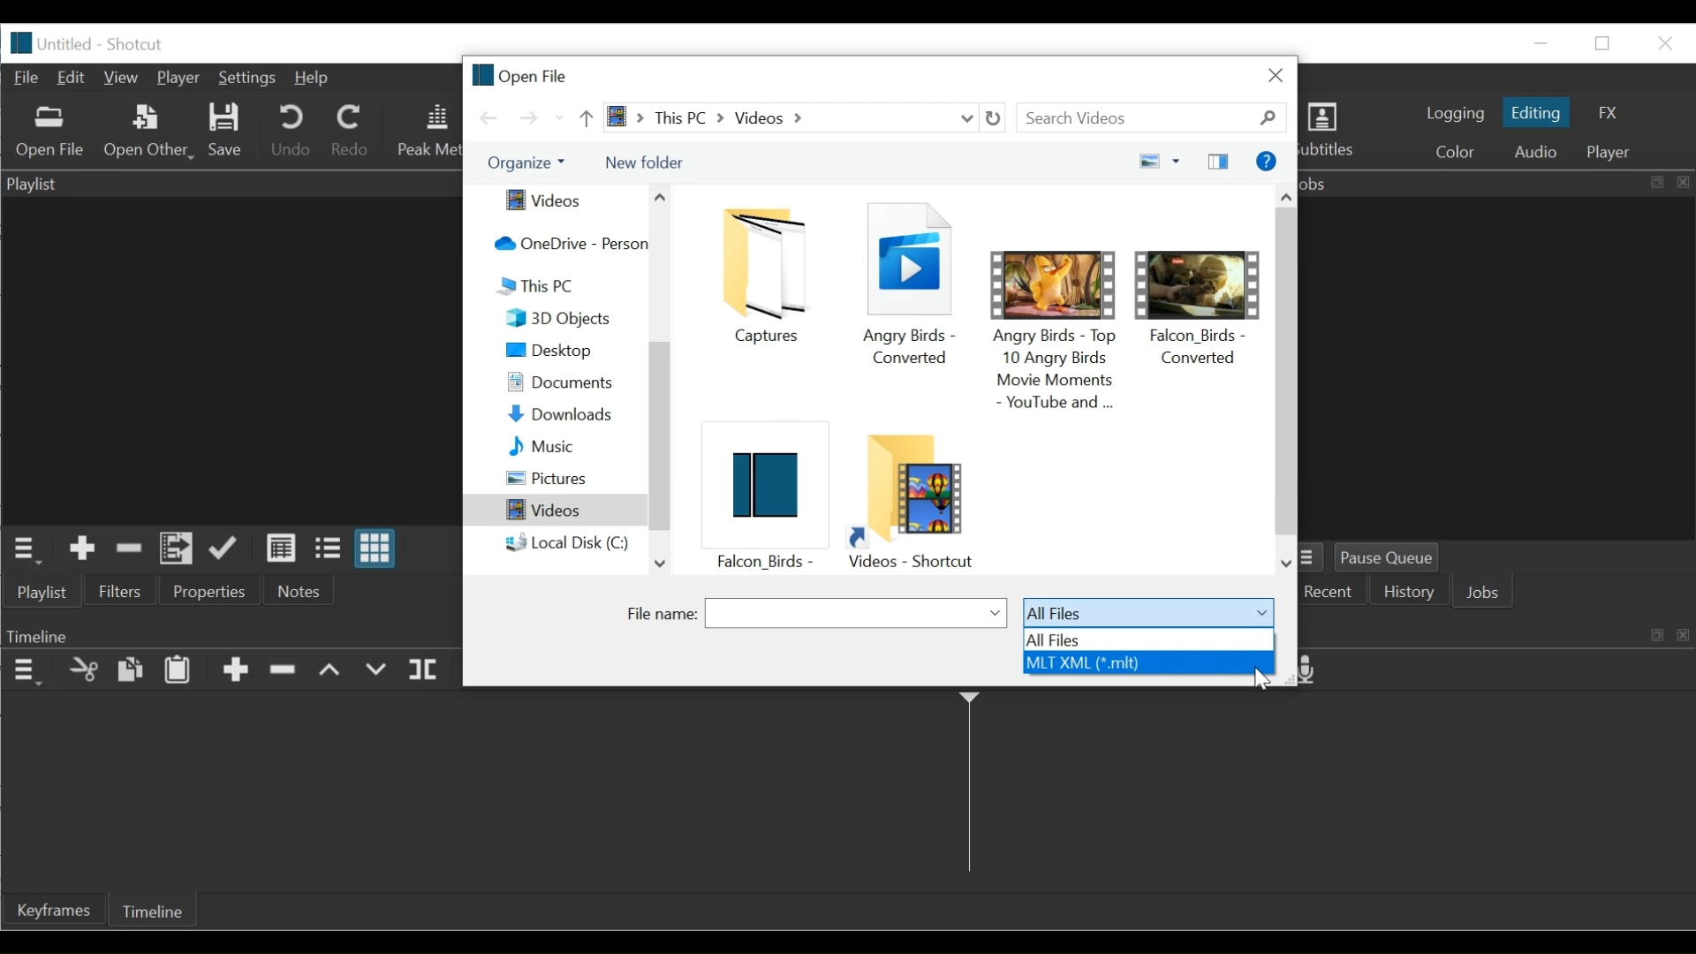 The image size is (1696, 954). What do you see at coordinates (1221, 161) in the screenshot?
I see `Show the preview pane` at bounding box center [1221, 161].